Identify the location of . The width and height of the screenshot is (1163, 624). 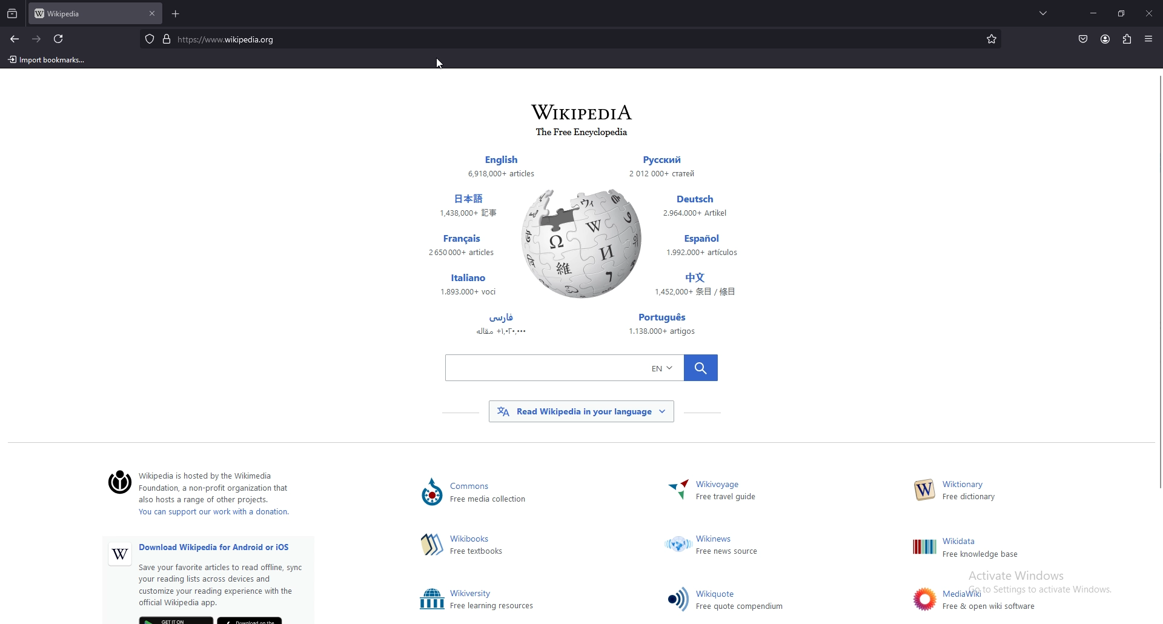
(708, 247).